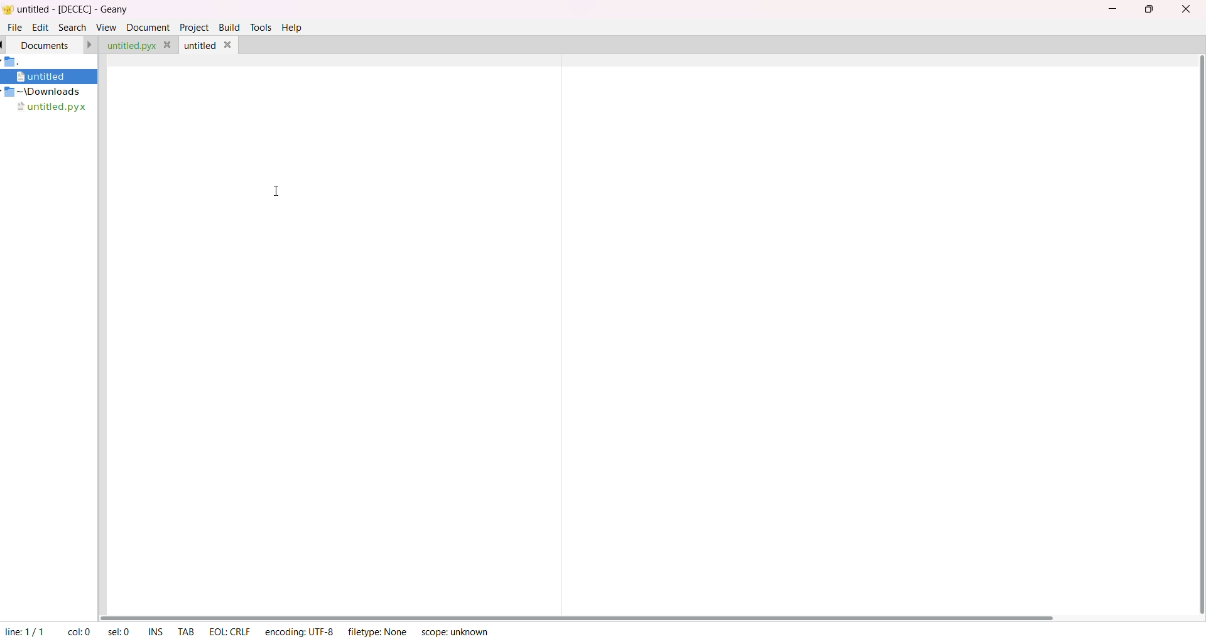 The height and width of the screenshot is (639, 1206). What do you see at coordinates (73, 27) in the screenshot?
I see `search` at bounding box center [73, 27].